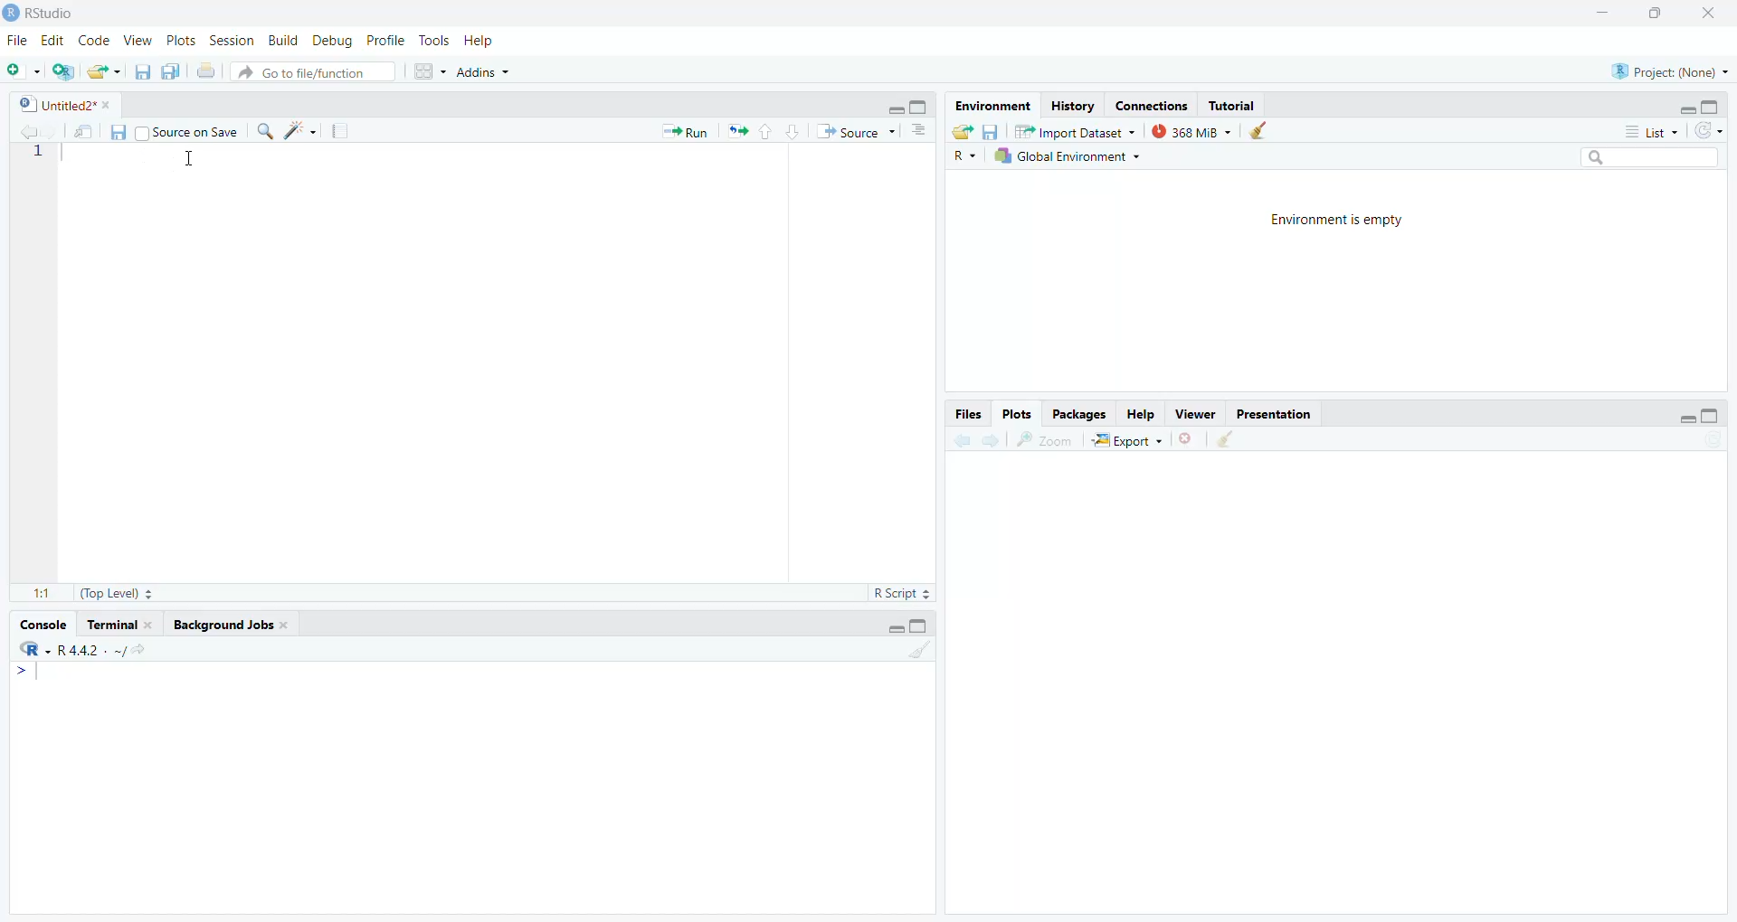  Describe the element at coordinates (1668, 71) in the screenshot. I see `Project: (None)` at that location.